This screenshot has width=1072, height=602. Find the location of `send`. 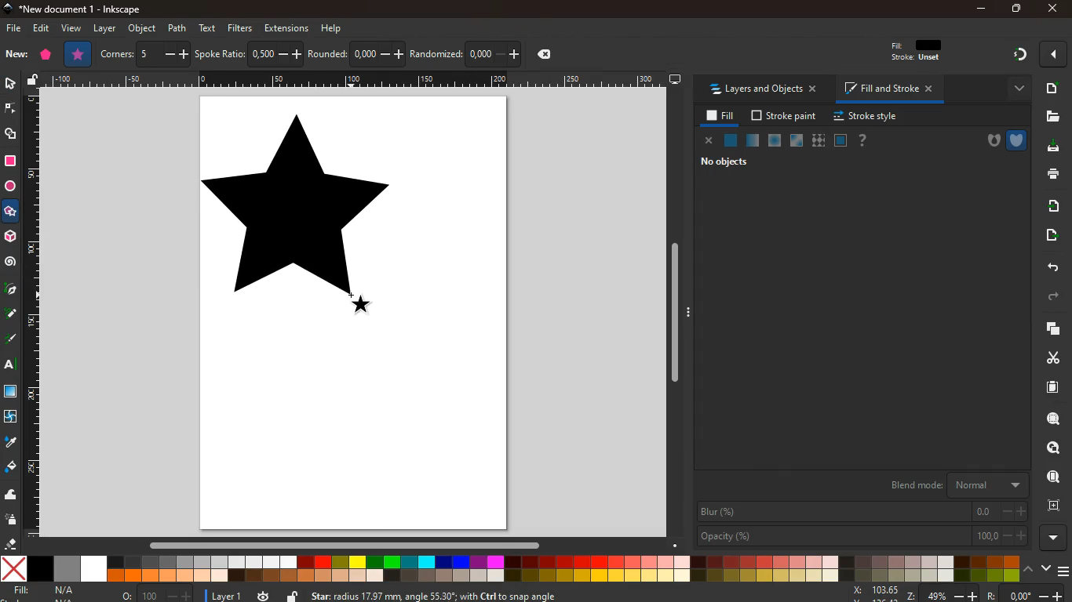

send is located at coordinates (1052, 206).